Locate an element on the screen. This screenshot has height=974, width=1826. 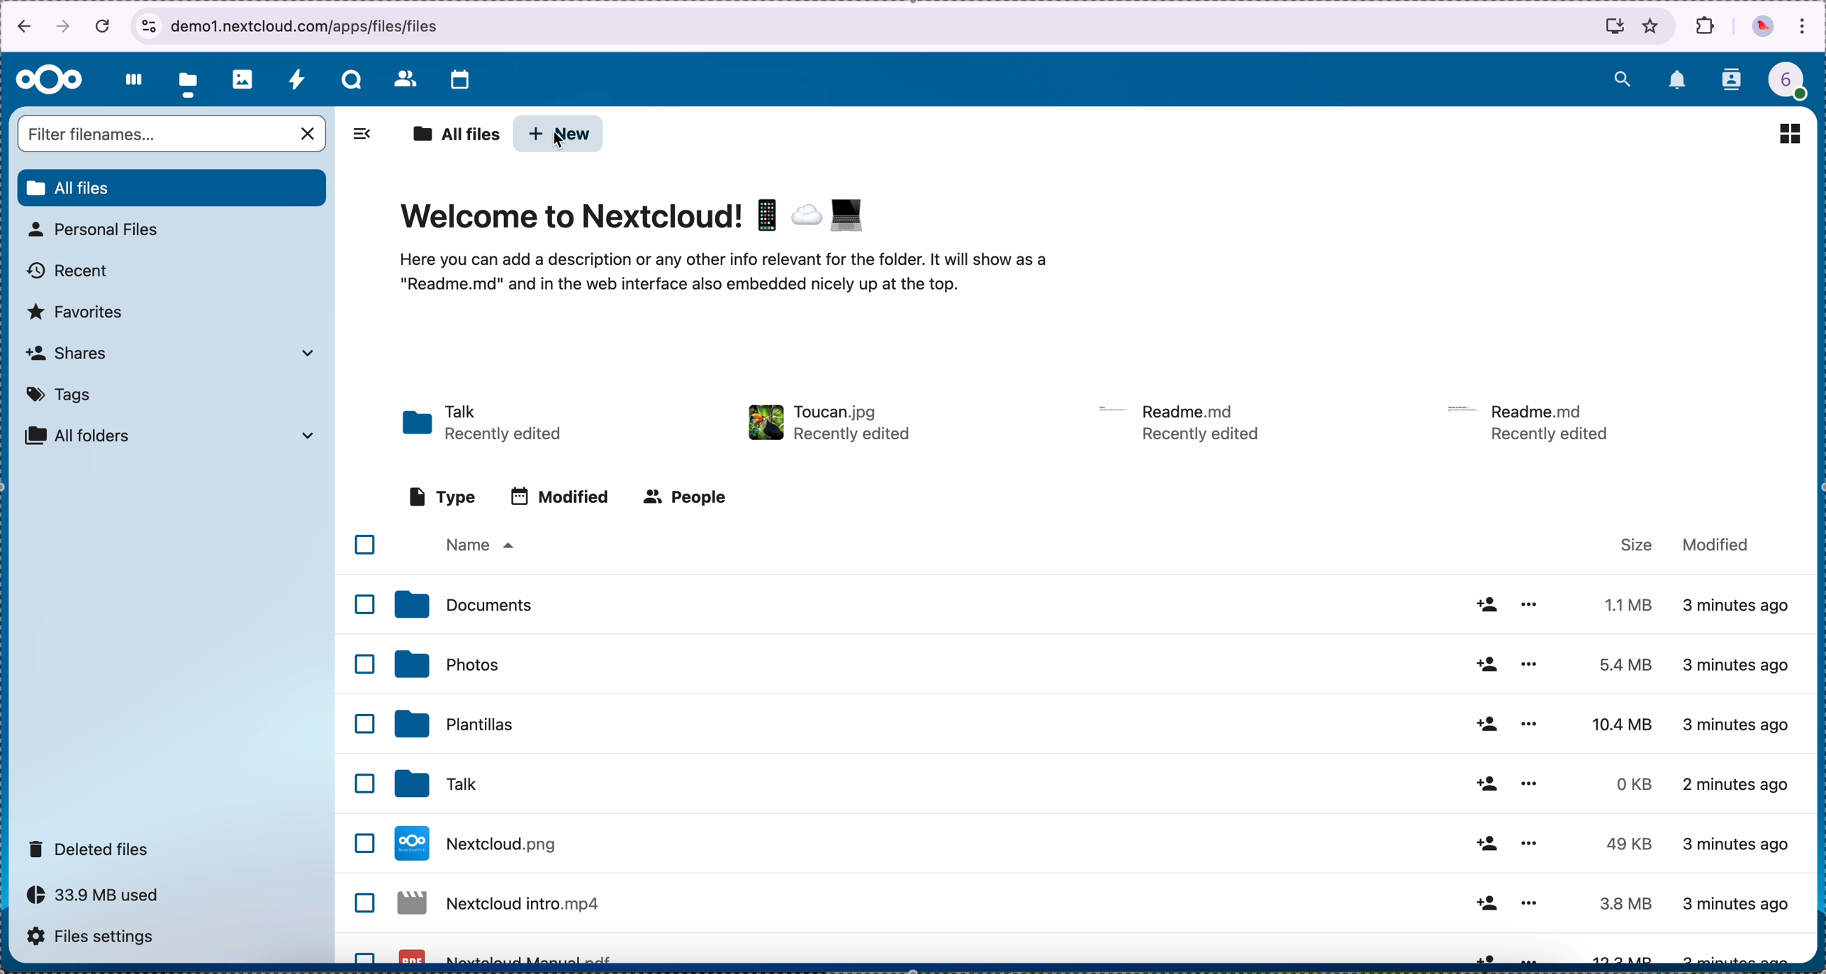
view site information is located at coordinates (148, 26).